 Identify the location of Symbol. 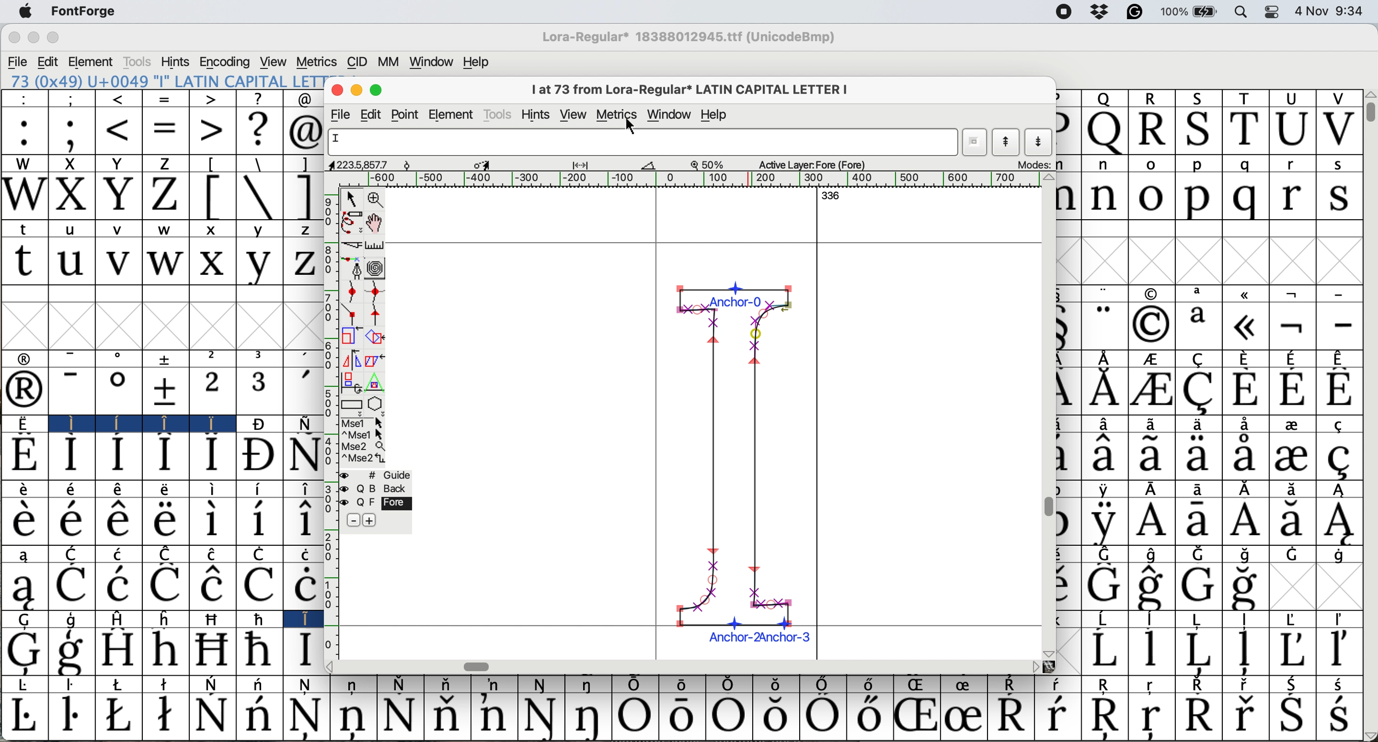
(1197, 651).